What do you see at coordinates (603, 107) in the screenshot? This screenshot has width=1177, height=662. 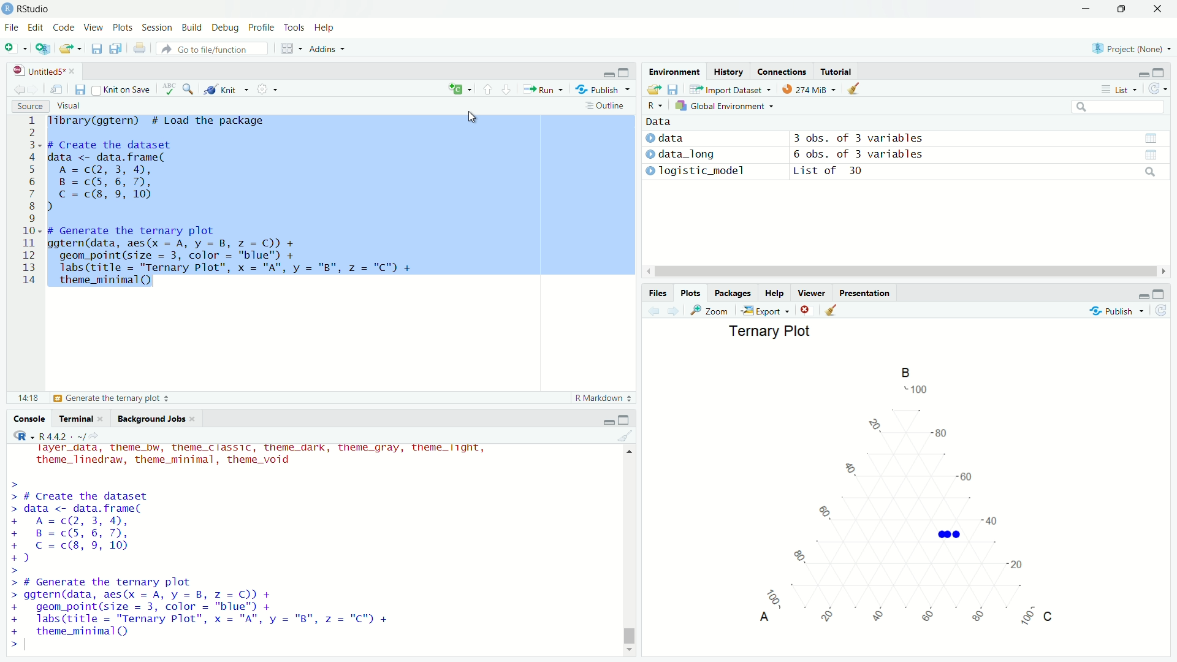 I see `: Outline` at bounding box center [603, 107].